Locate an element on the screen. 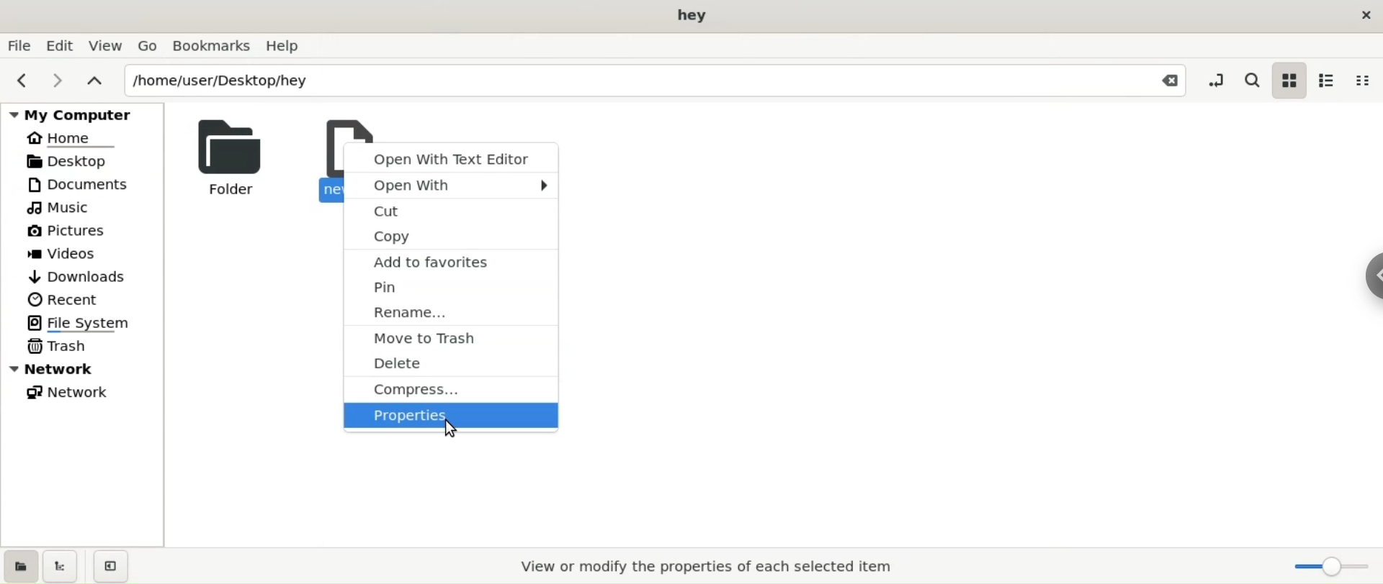 The width and height of the screenshot is (1383, 584). move to trash is located at coordinates (456, 337).